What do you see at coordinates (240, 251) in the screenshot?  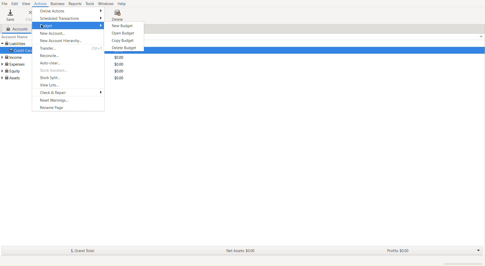 I see `Net Assets` at bounding box center [240, 251].